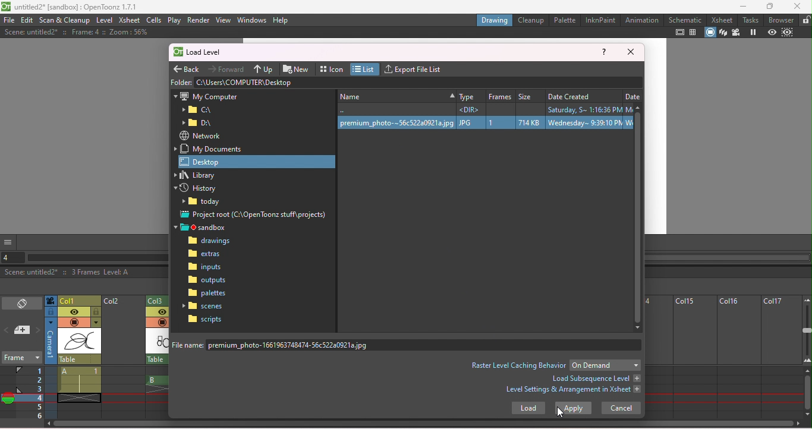  I want to click on Date created, so click(583, 94).